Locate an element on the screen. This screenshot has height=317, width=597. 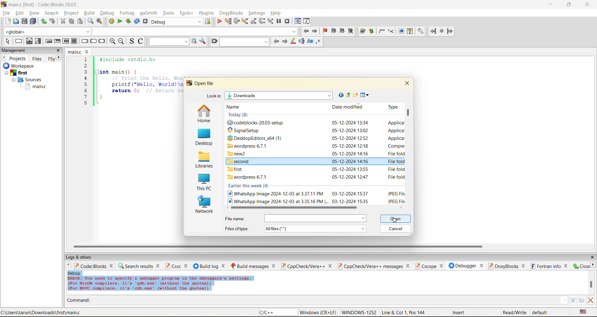
6 is located at coordinates (86, 90).